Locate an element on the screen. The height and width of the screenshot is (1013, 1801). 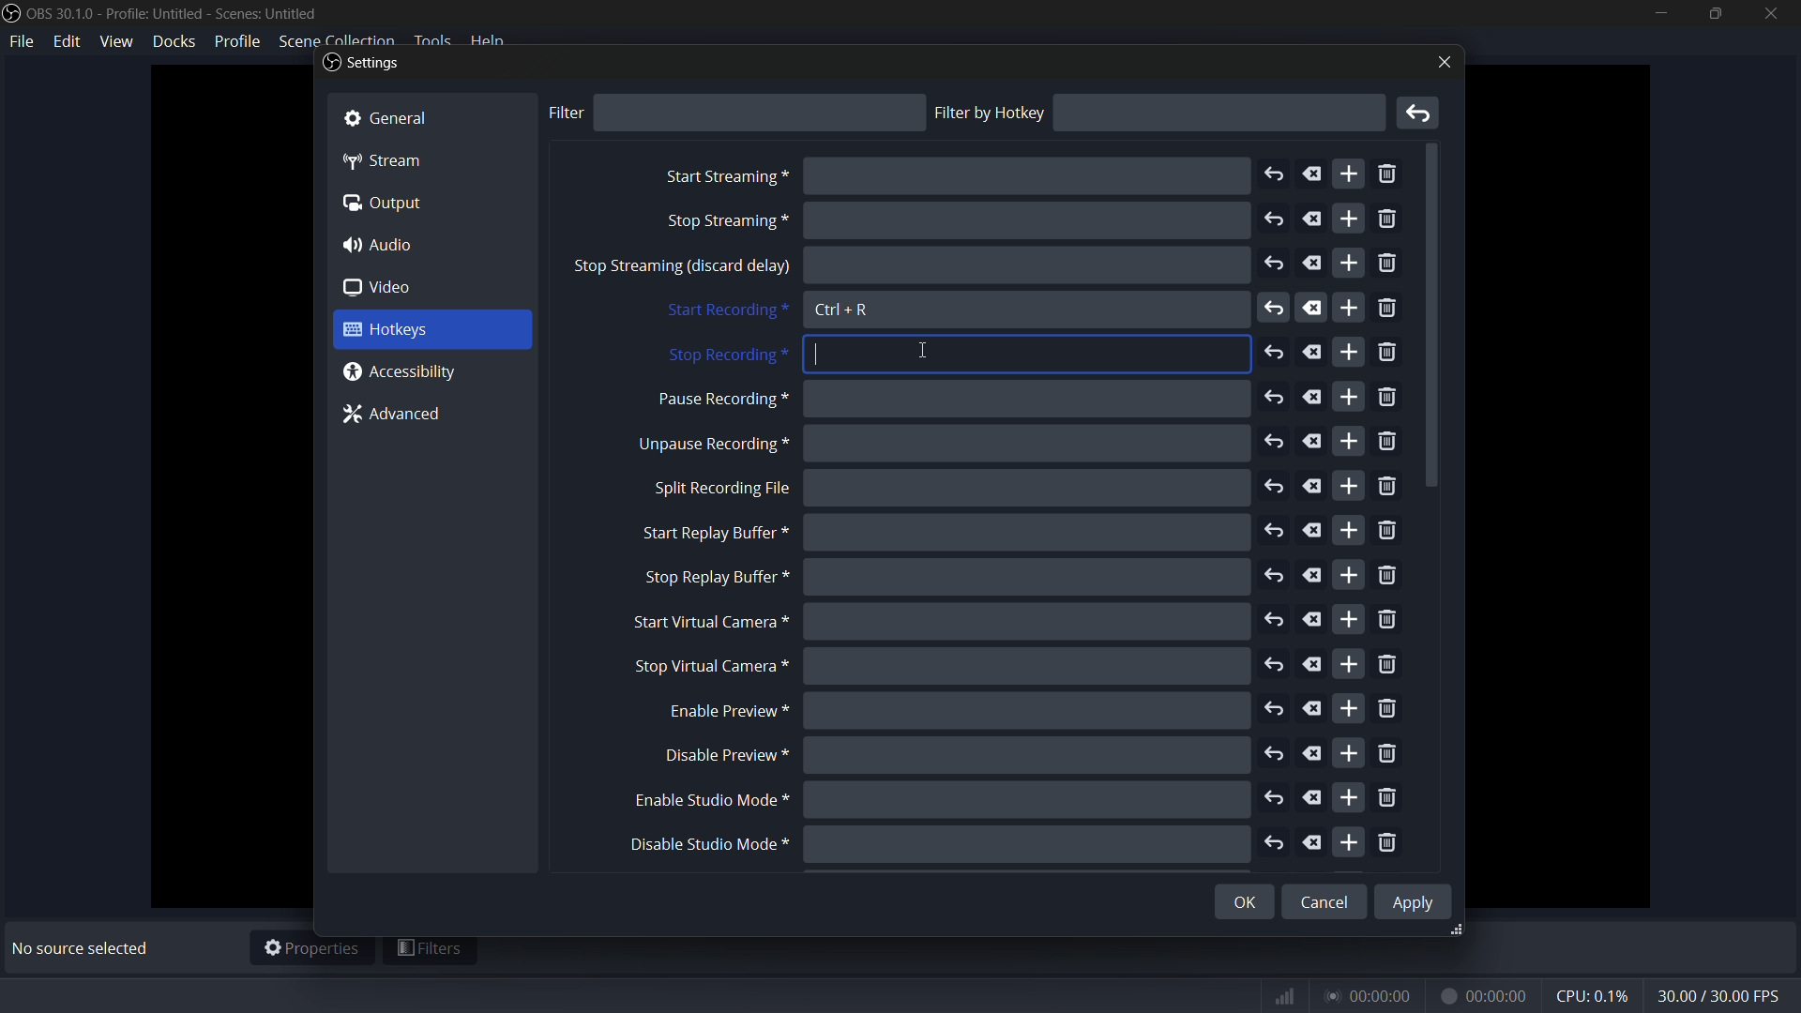
undo is located at coordinates (1274, 219).